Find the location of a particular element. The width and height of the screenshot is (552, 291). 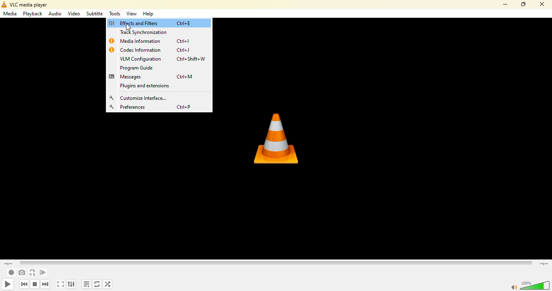

ctrl+l is located at coordinates (187, 41).